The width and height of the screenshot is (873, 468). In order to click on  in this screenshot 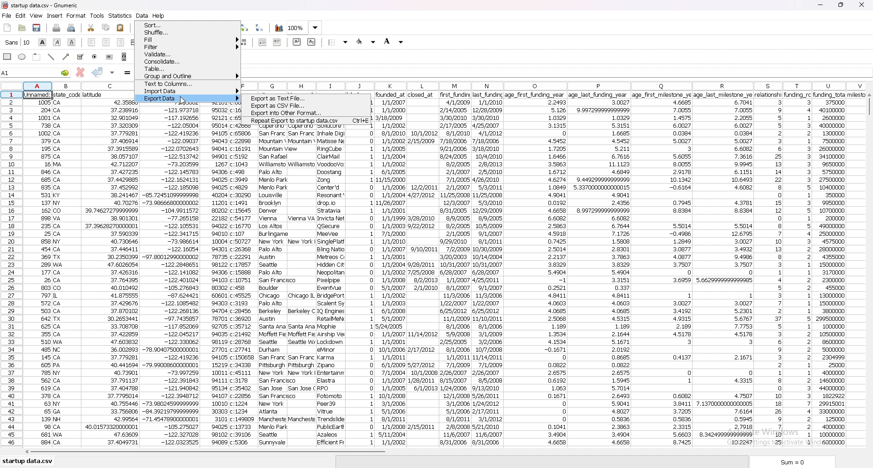, I will do `click(38, 270)`.